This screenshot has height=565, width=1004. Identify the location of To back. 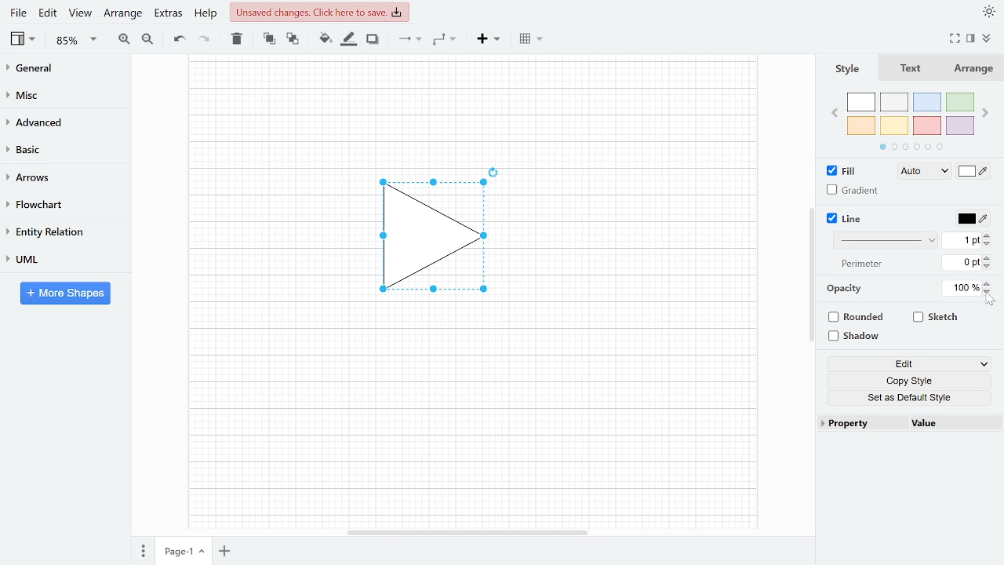
(291, 38).